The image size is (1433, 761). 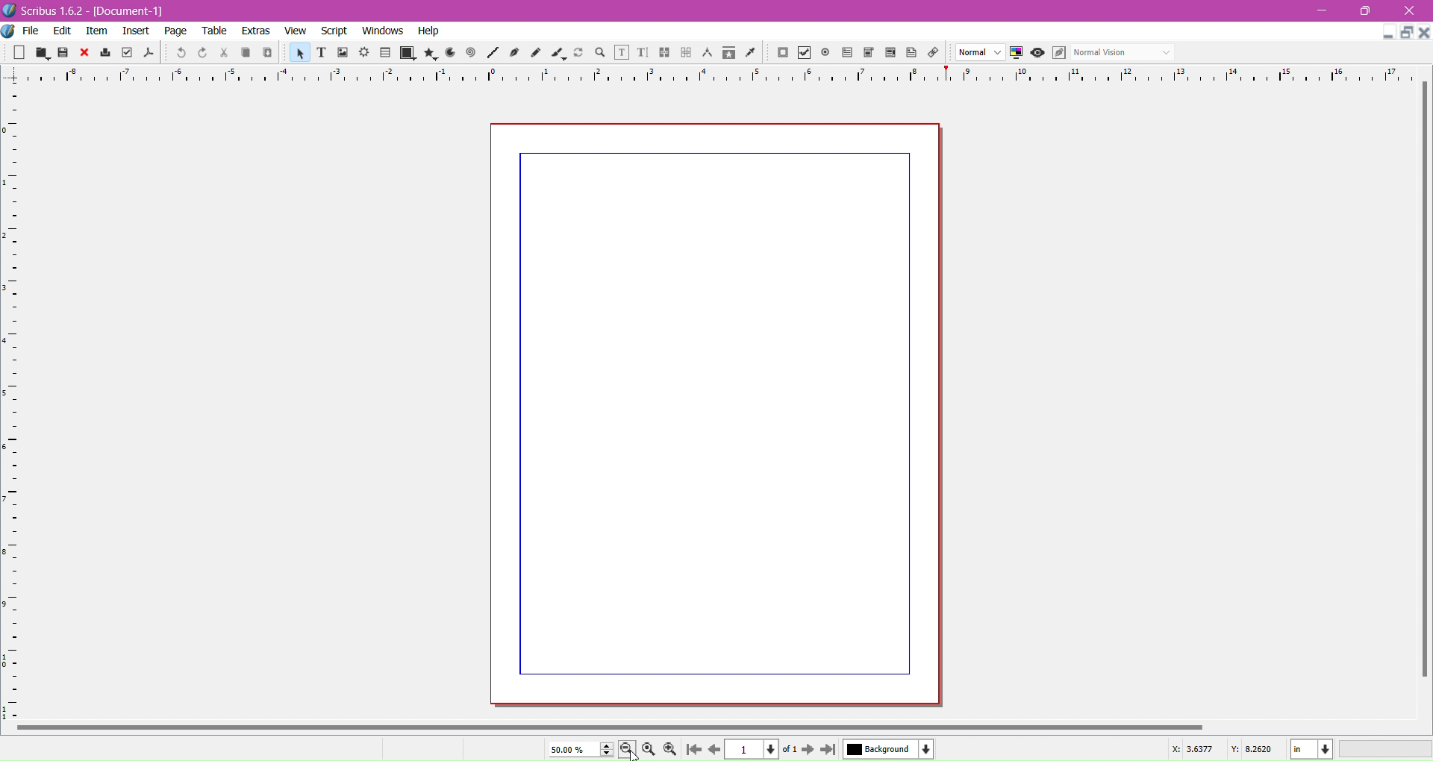 I want to click on Redo, so click(x=203, y=51).